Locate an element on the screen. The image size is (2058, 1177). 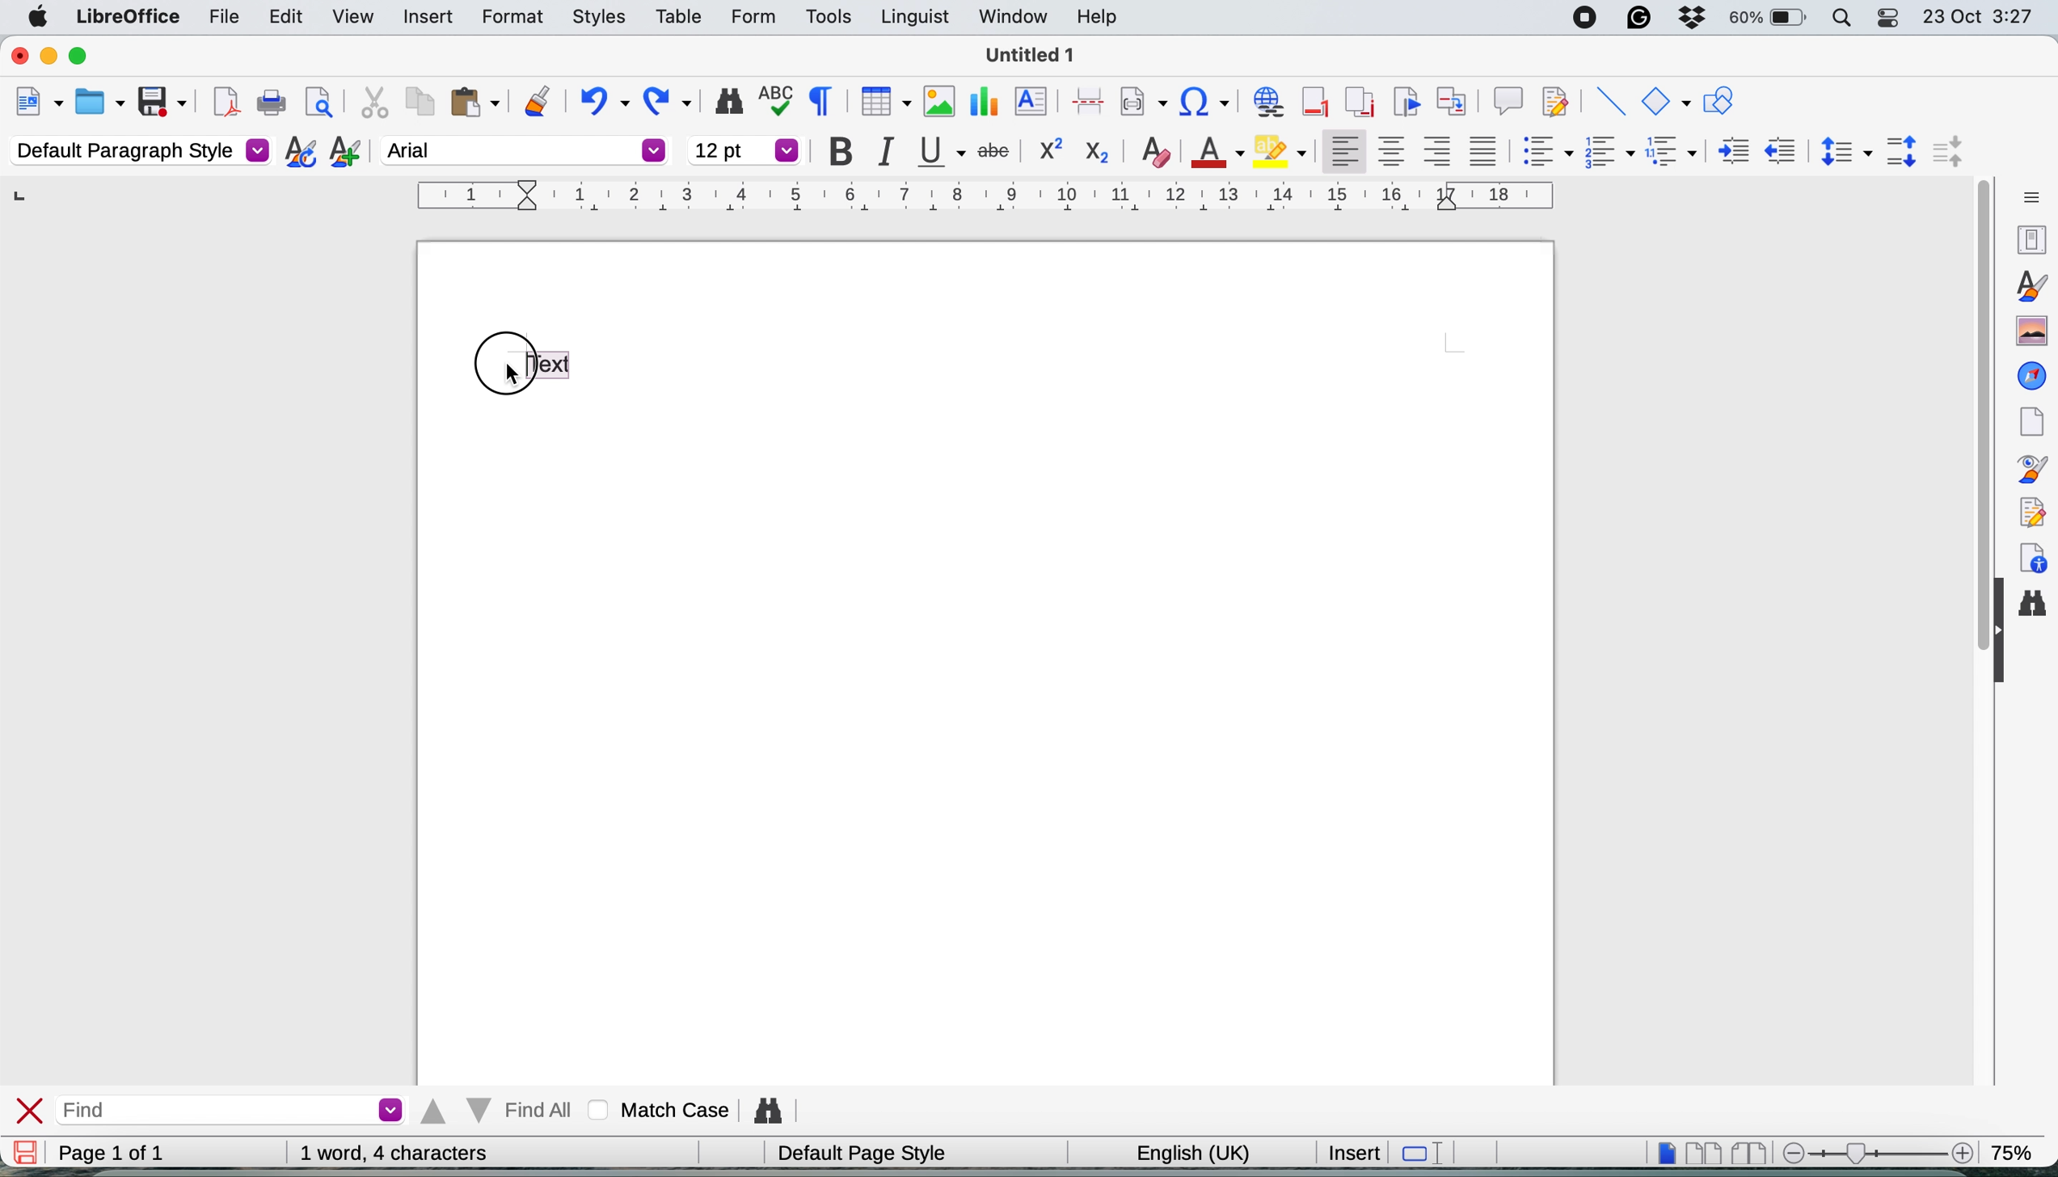
save is located at coordinates (27, 1152).